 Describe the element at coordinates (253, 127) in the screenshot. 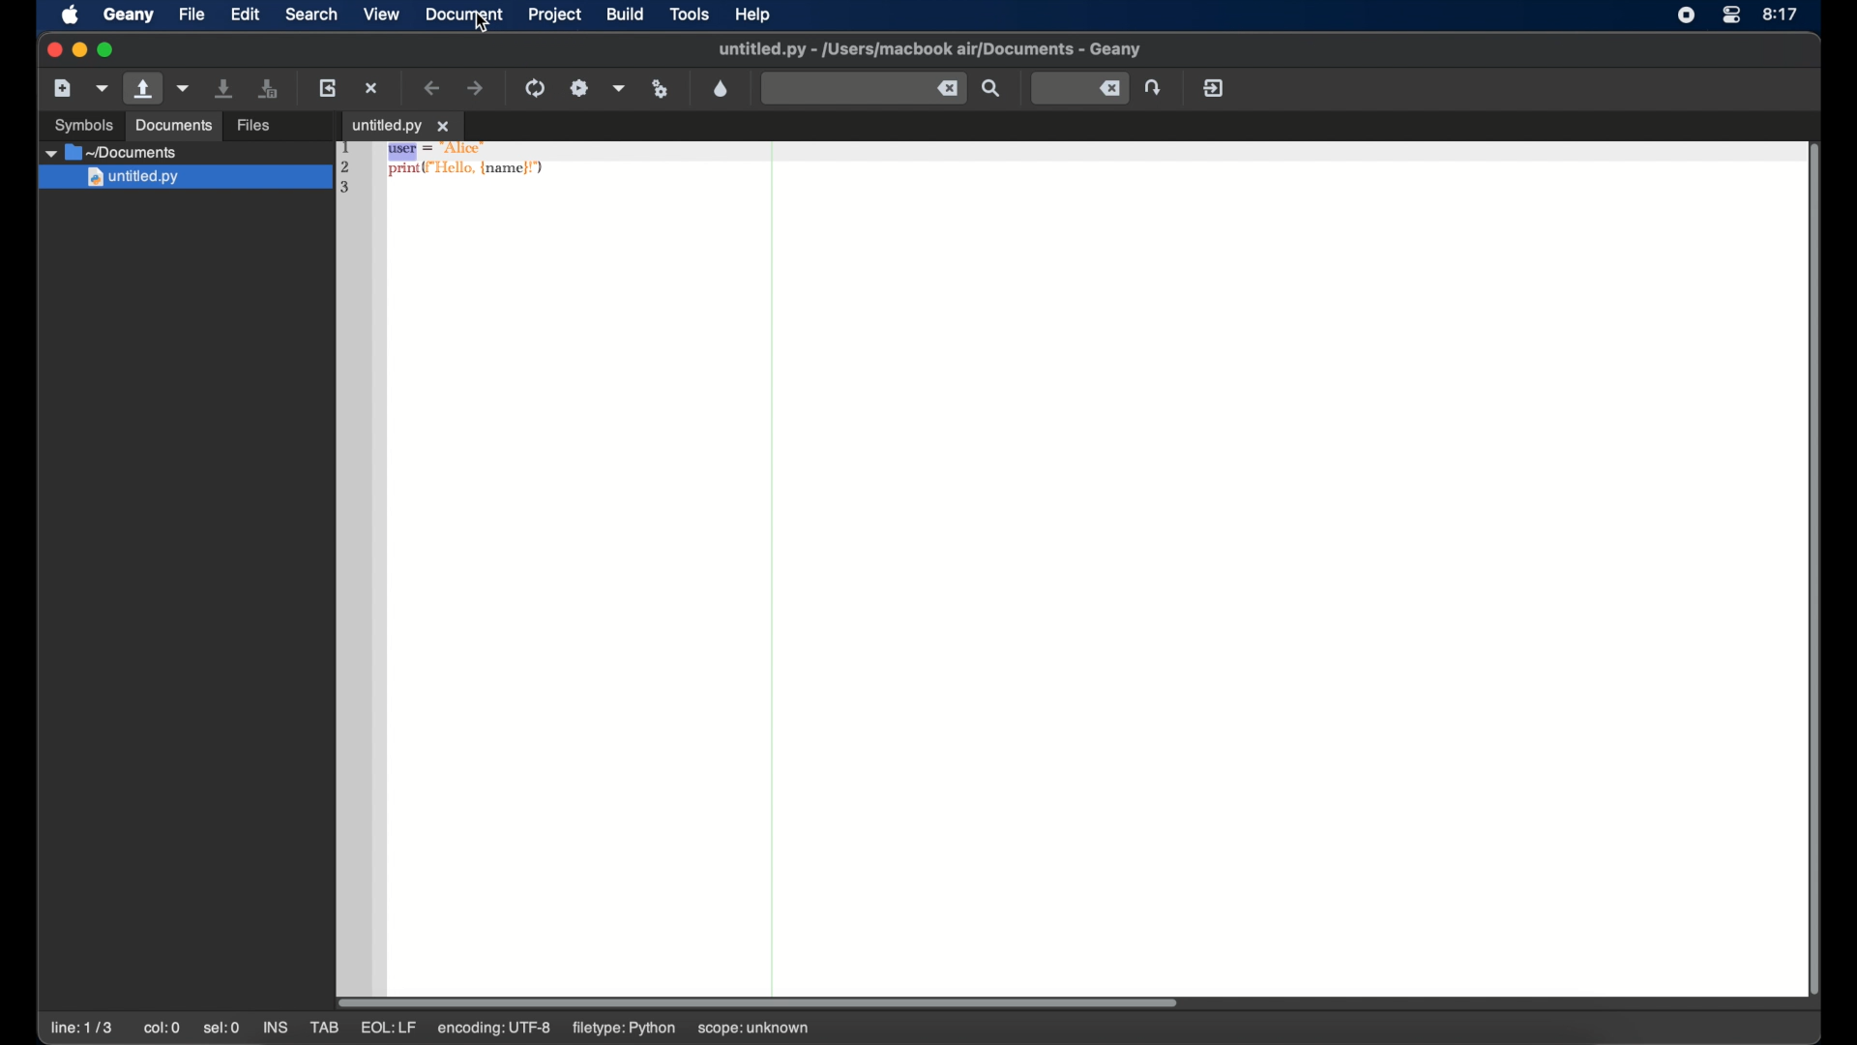

I see `files` at that location.